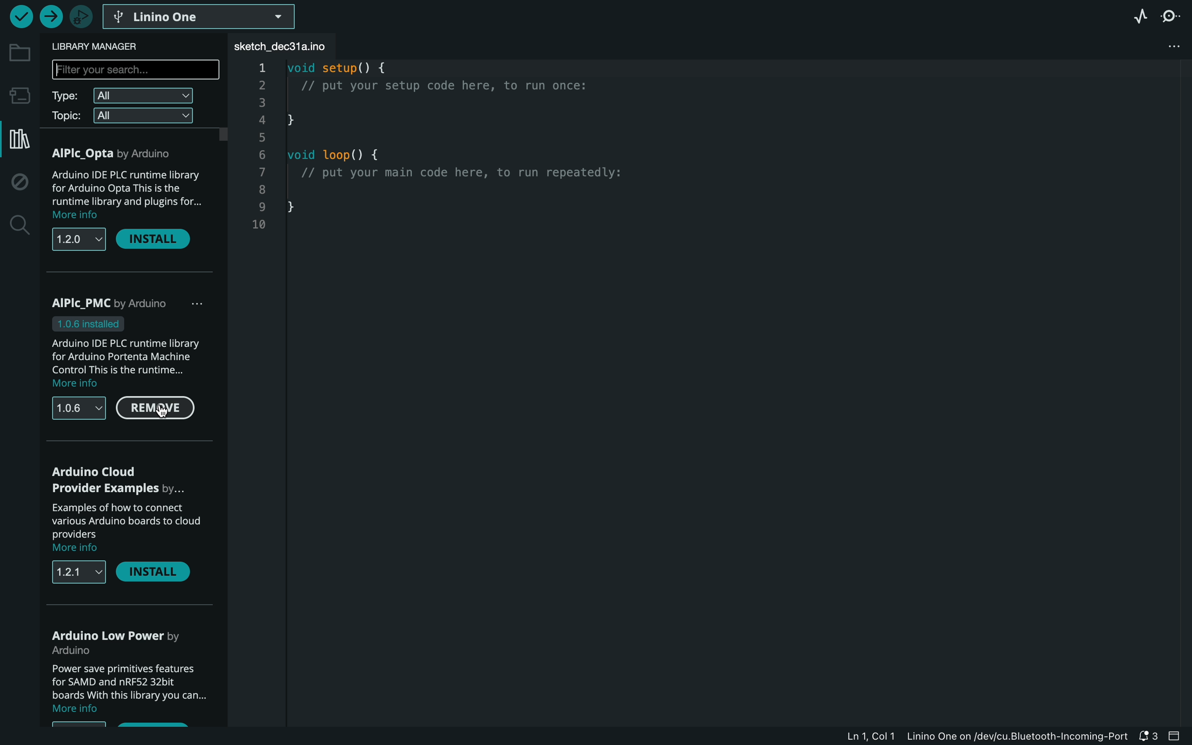 The width and height of the screenshot is (1192, 745). Describe the element at coordinates (1148, 736) in the screenshot. I see `notification` at that location.